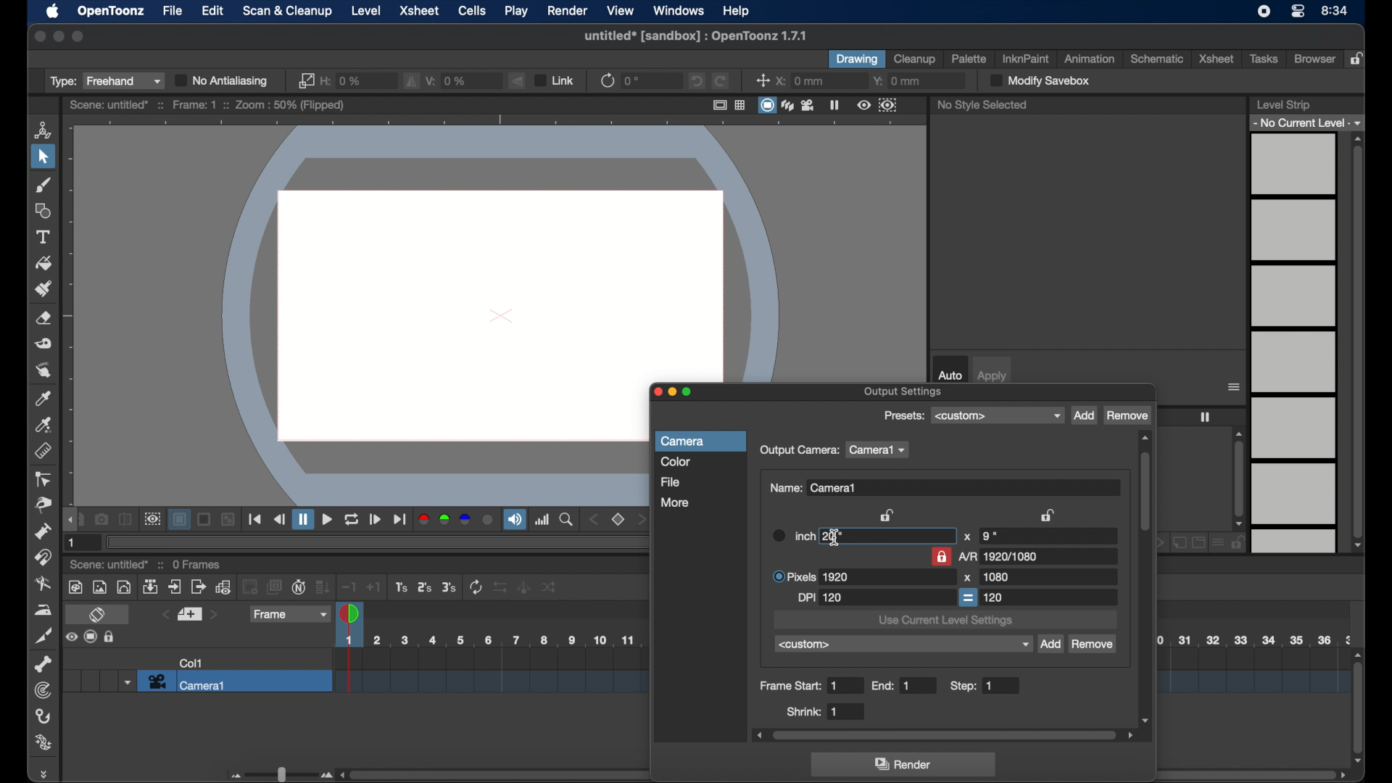 The image size is (1392, 783). What do you see at coordinates (945, 735) in the screenshot?
I see `scroll box` at bounding box center [945, 735].